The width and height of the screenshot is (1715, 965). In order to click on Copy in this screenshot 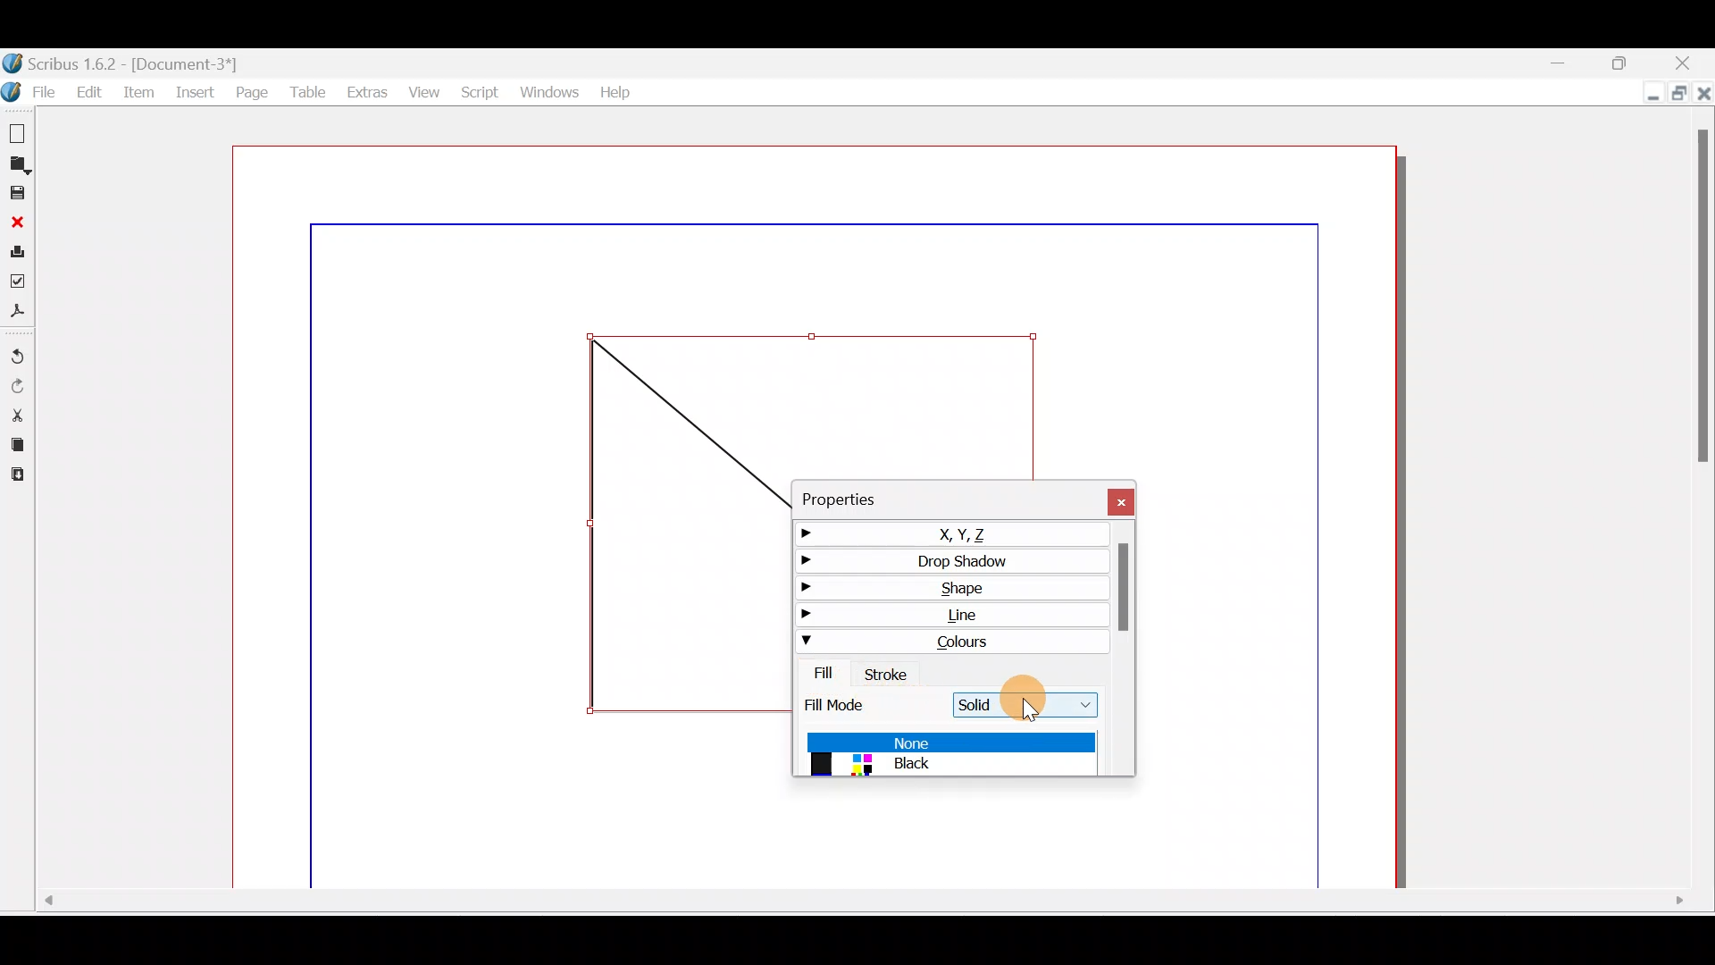, I will do `click(16, 442)`.